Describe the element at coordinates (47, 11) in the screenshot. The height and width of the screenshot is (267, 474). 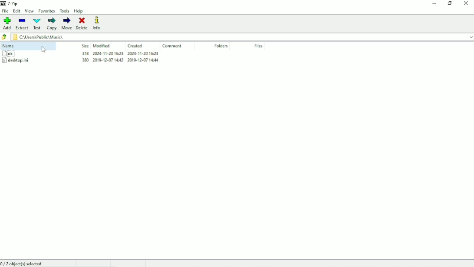
I see `Favorites` at that location.